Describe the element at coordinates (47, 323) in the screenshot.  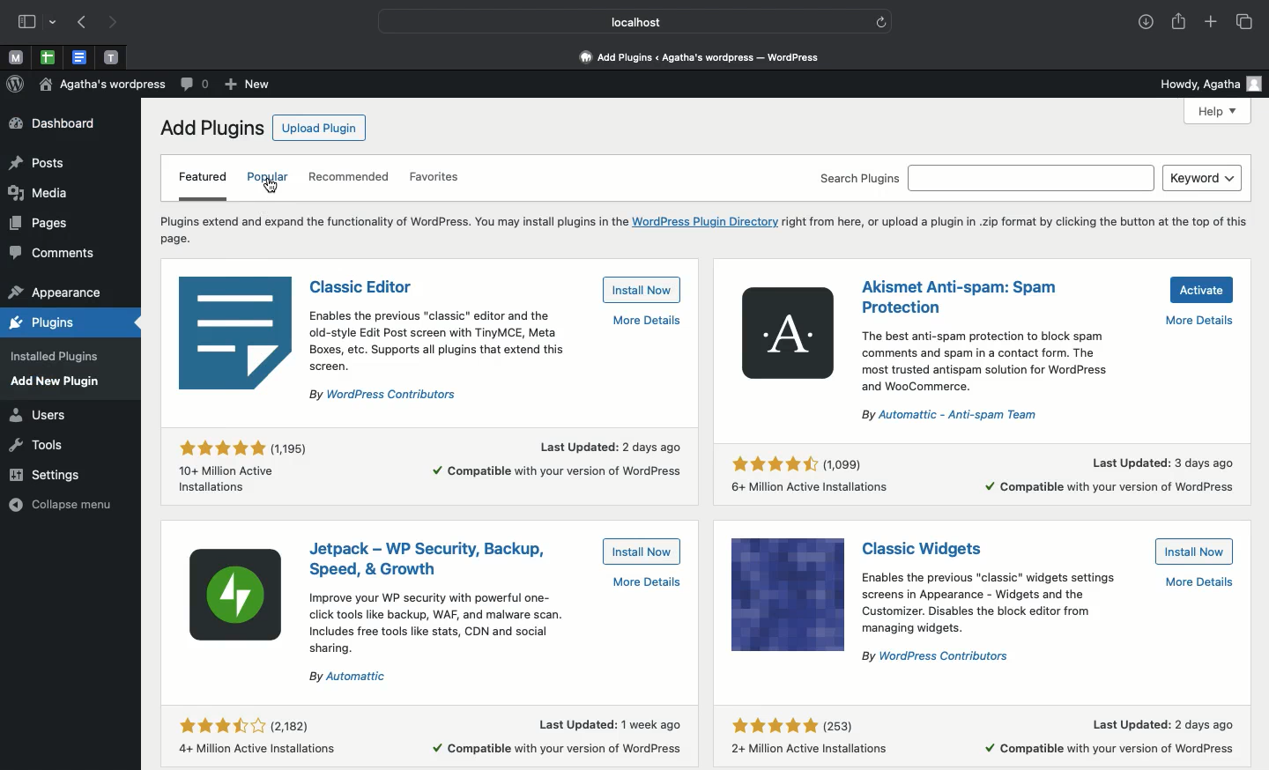
I see `plugins` at that location.